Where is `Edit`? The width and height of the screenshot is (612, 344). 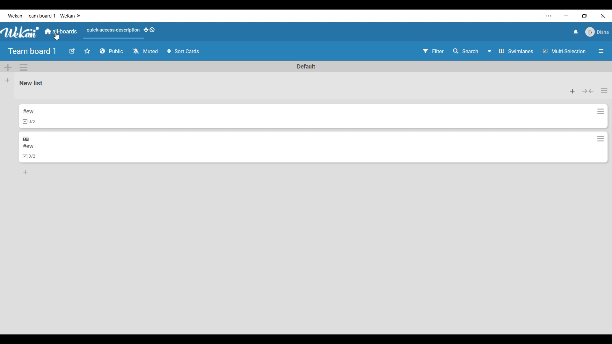 Edit is located at coordinates (72, 51).